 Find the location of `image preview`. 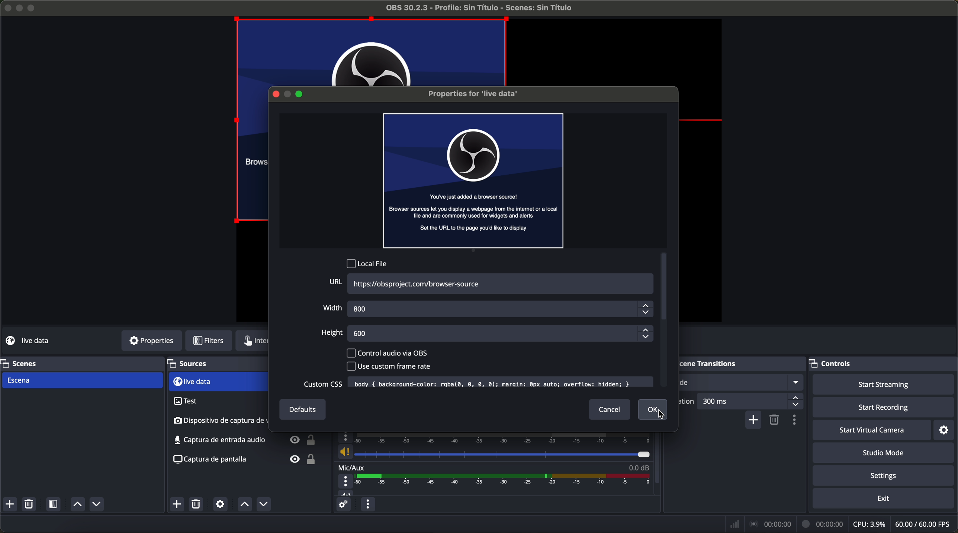

image preview is located at coordinates (251, 155).